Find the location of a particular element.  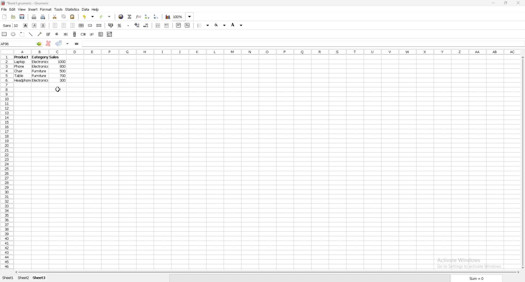

decrease decimal points is located at coordinates (146, 26).